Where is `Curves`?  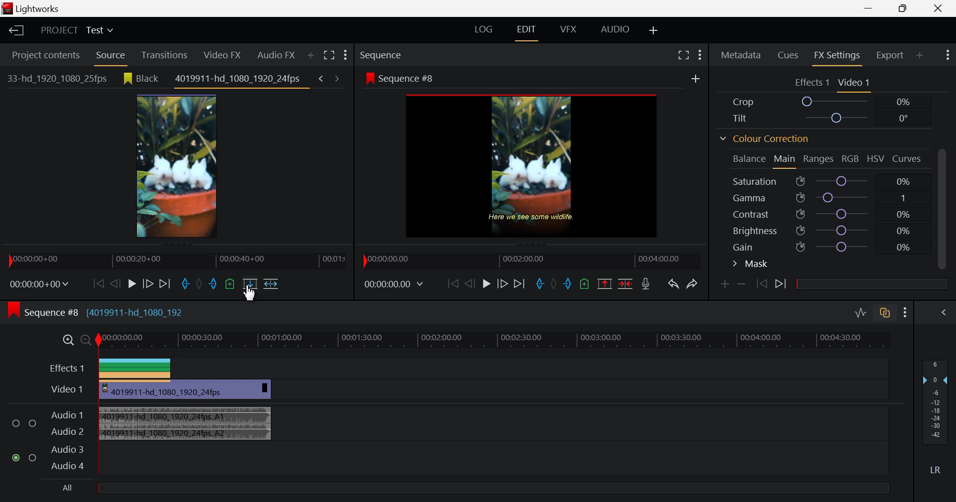 Curves is located at coordinates (909, 159).